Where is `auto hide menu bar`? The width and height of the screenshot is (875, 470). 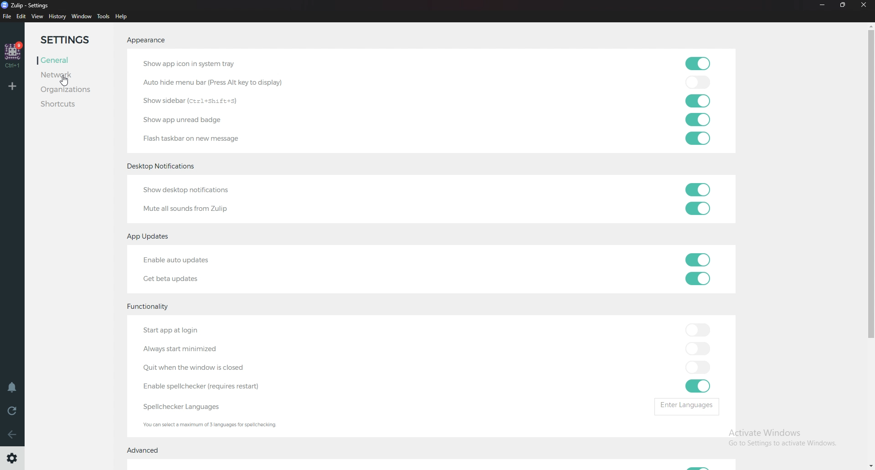 auto hide menu bar is located at coordinates (212, 82).